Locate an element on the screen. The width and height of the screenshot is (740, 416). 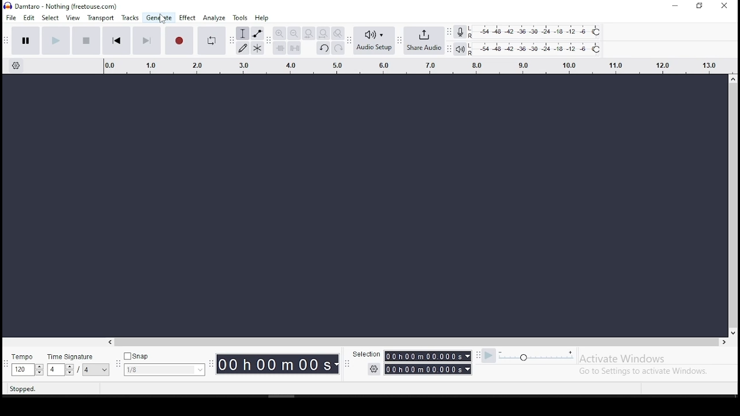
Timer with settings is located at coordinates (417, 372).